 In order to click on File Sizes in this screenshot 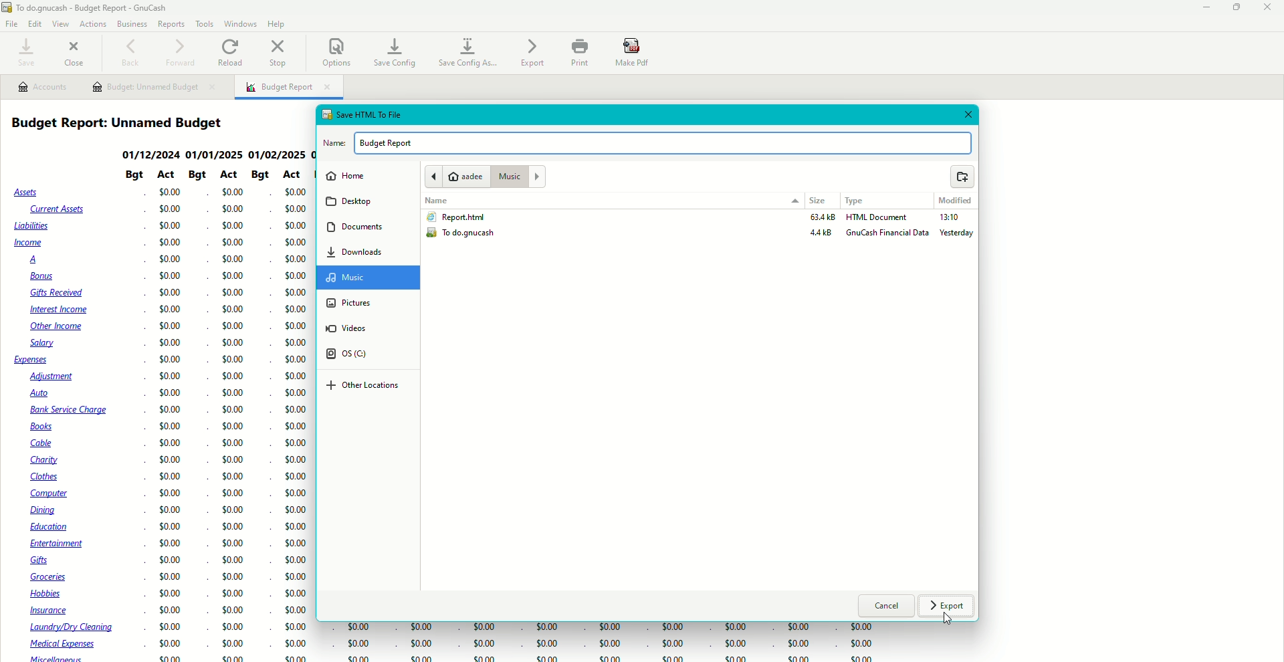, I will do `click(819, 228)`.